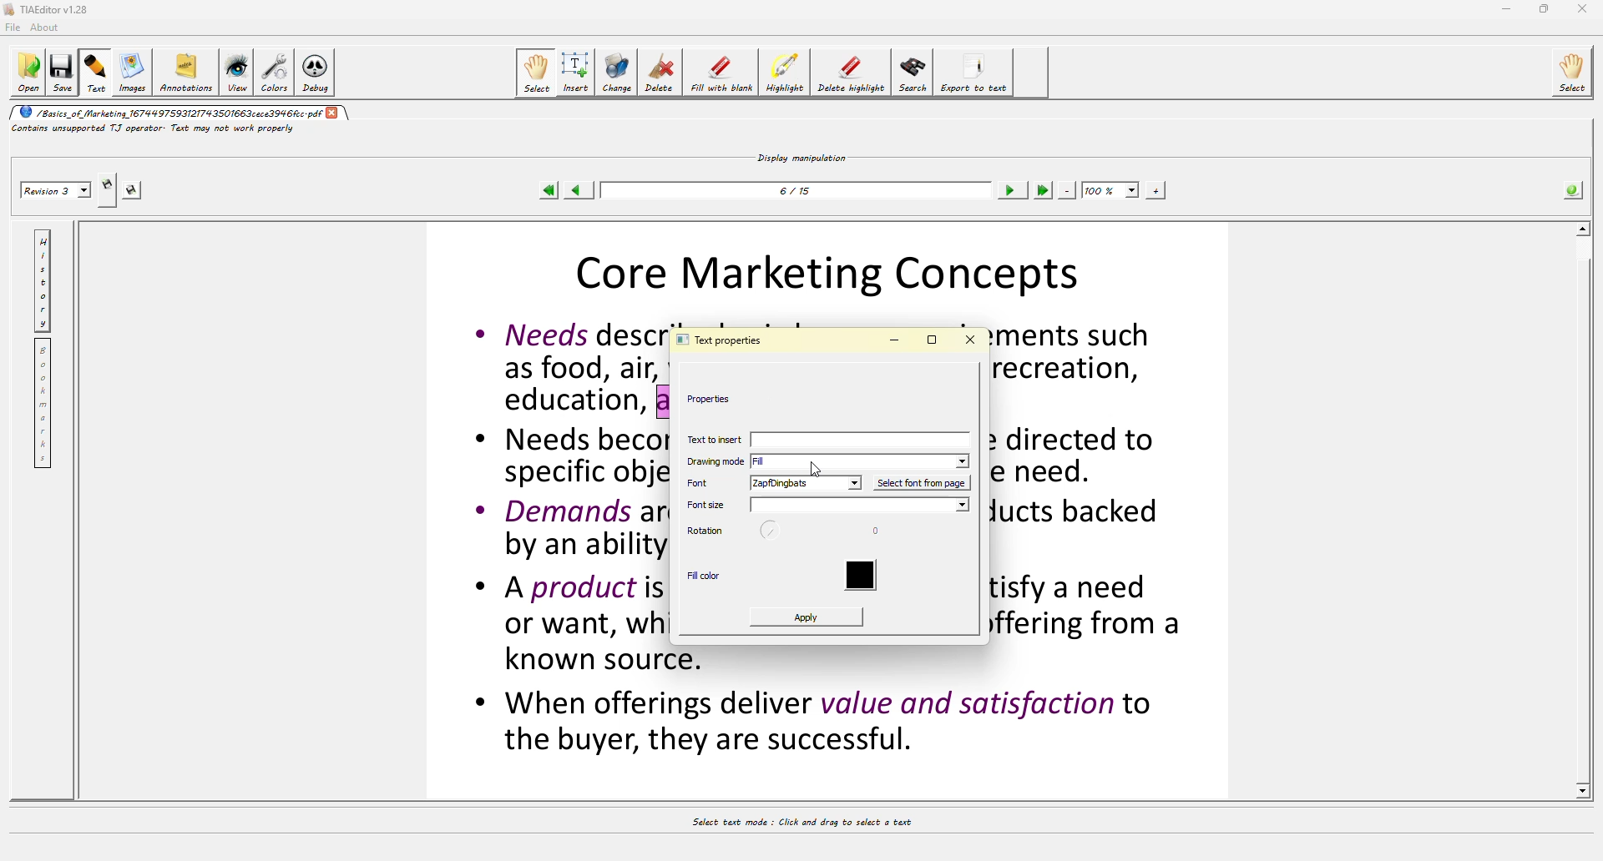 The image size is (1603, 861). What do you see at coordinates (45, 8) in the screenshot?
I see `TIAEditor v1.28` at bounding box center [45, 8].